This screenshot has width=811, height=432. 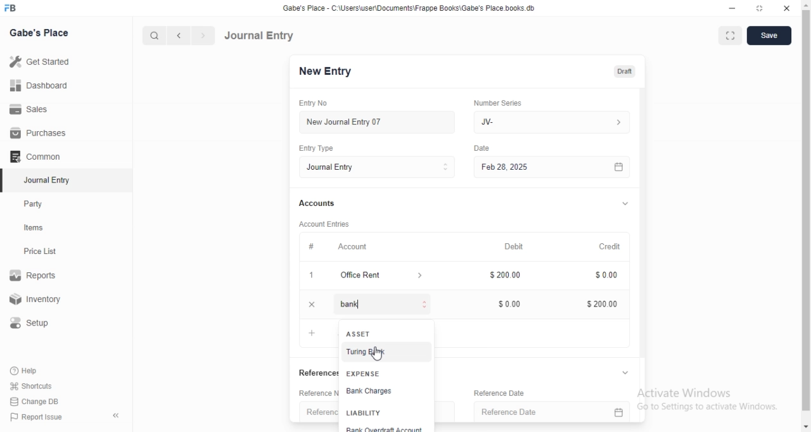 What do you see at coordinates (31, 156) in the screenshot?
I see `Comman` at bounding box center [31, 156].